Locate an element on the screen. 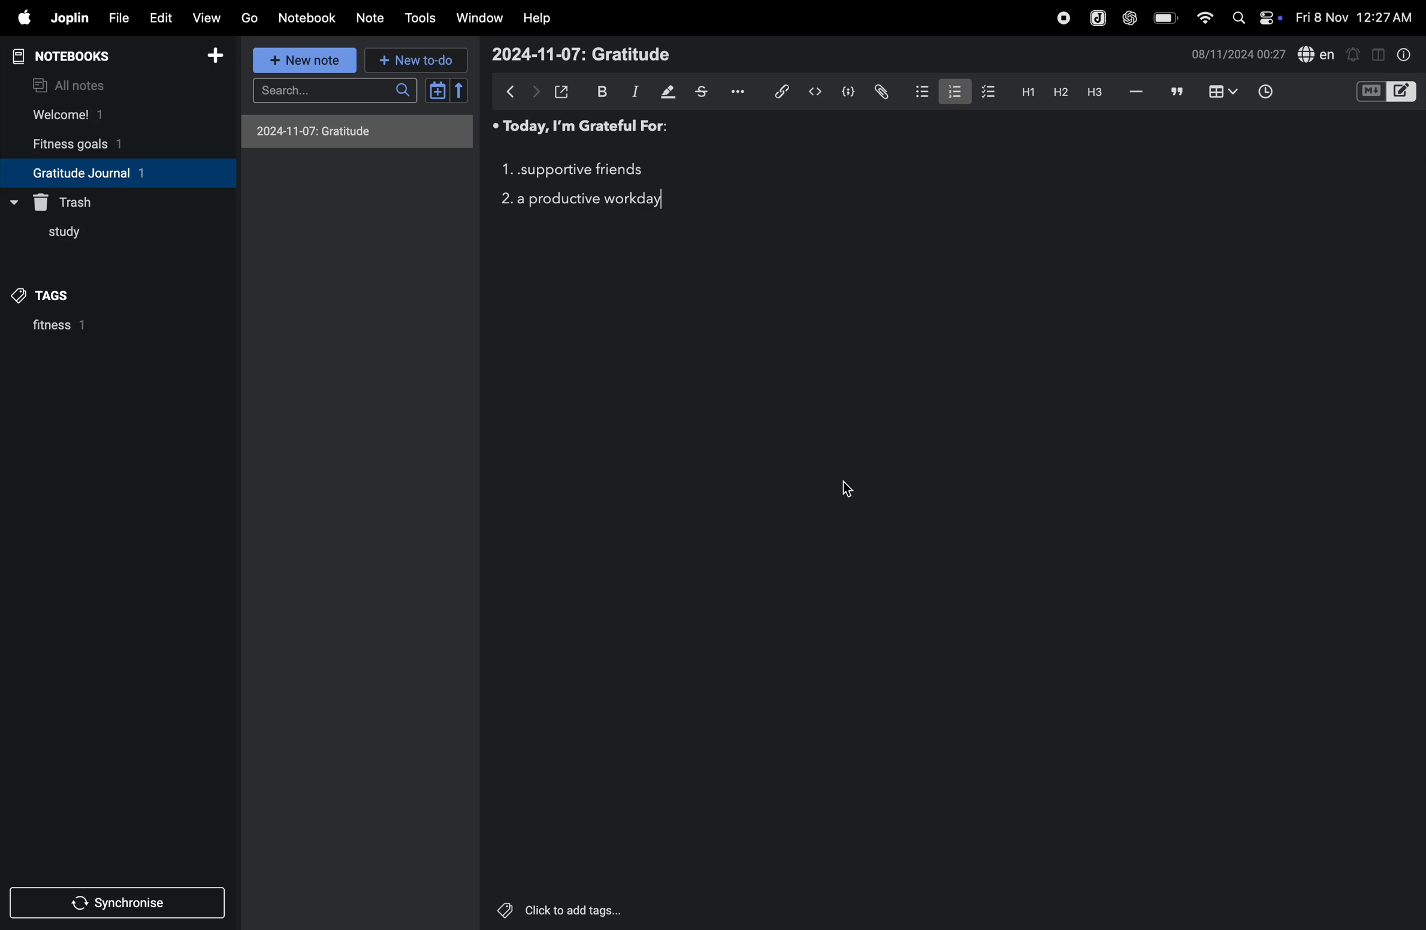  cursor is located at coordinates (845, 490).